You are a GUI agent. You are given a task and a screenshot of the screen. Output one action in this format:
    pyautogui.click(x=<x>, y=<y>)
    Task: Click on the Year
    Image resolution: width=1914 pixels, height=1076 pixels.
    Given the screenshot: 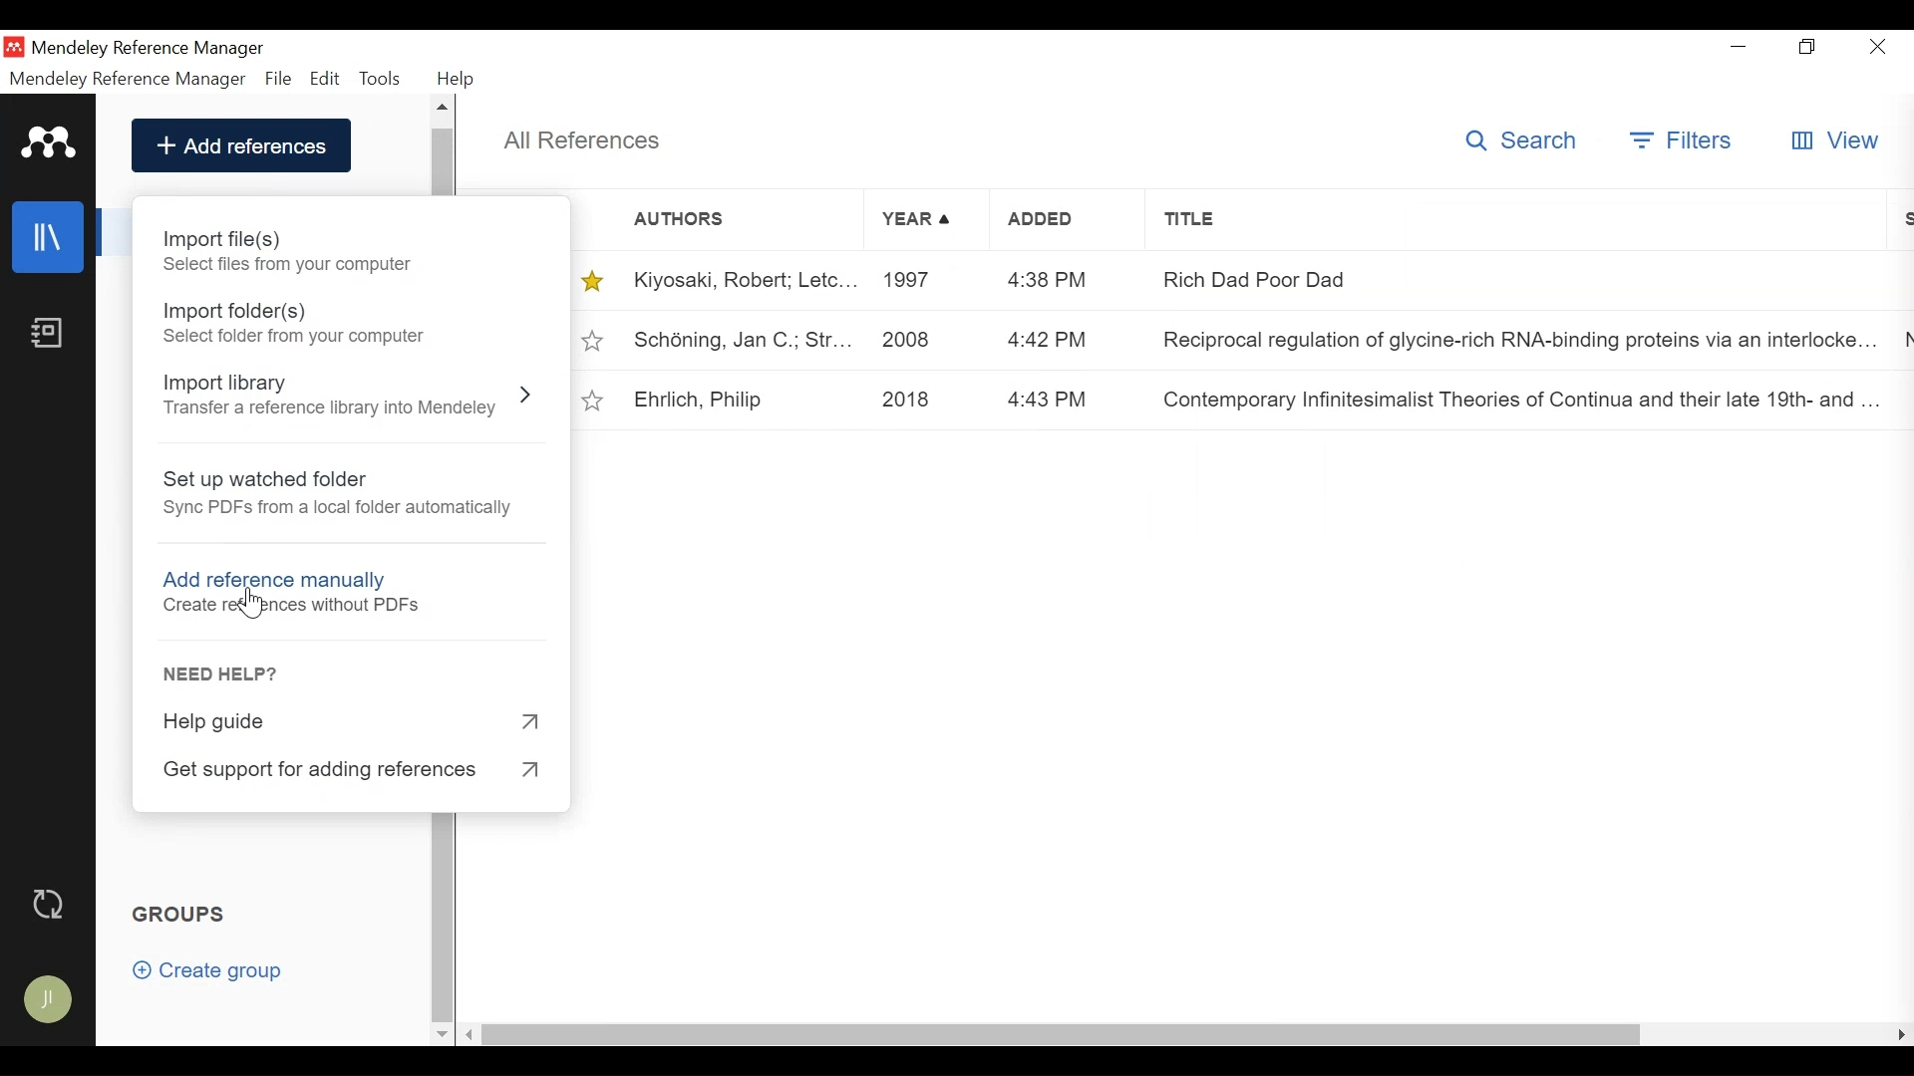 What is the action you would take?
    pyautogui.click(x=926, y=221)
    